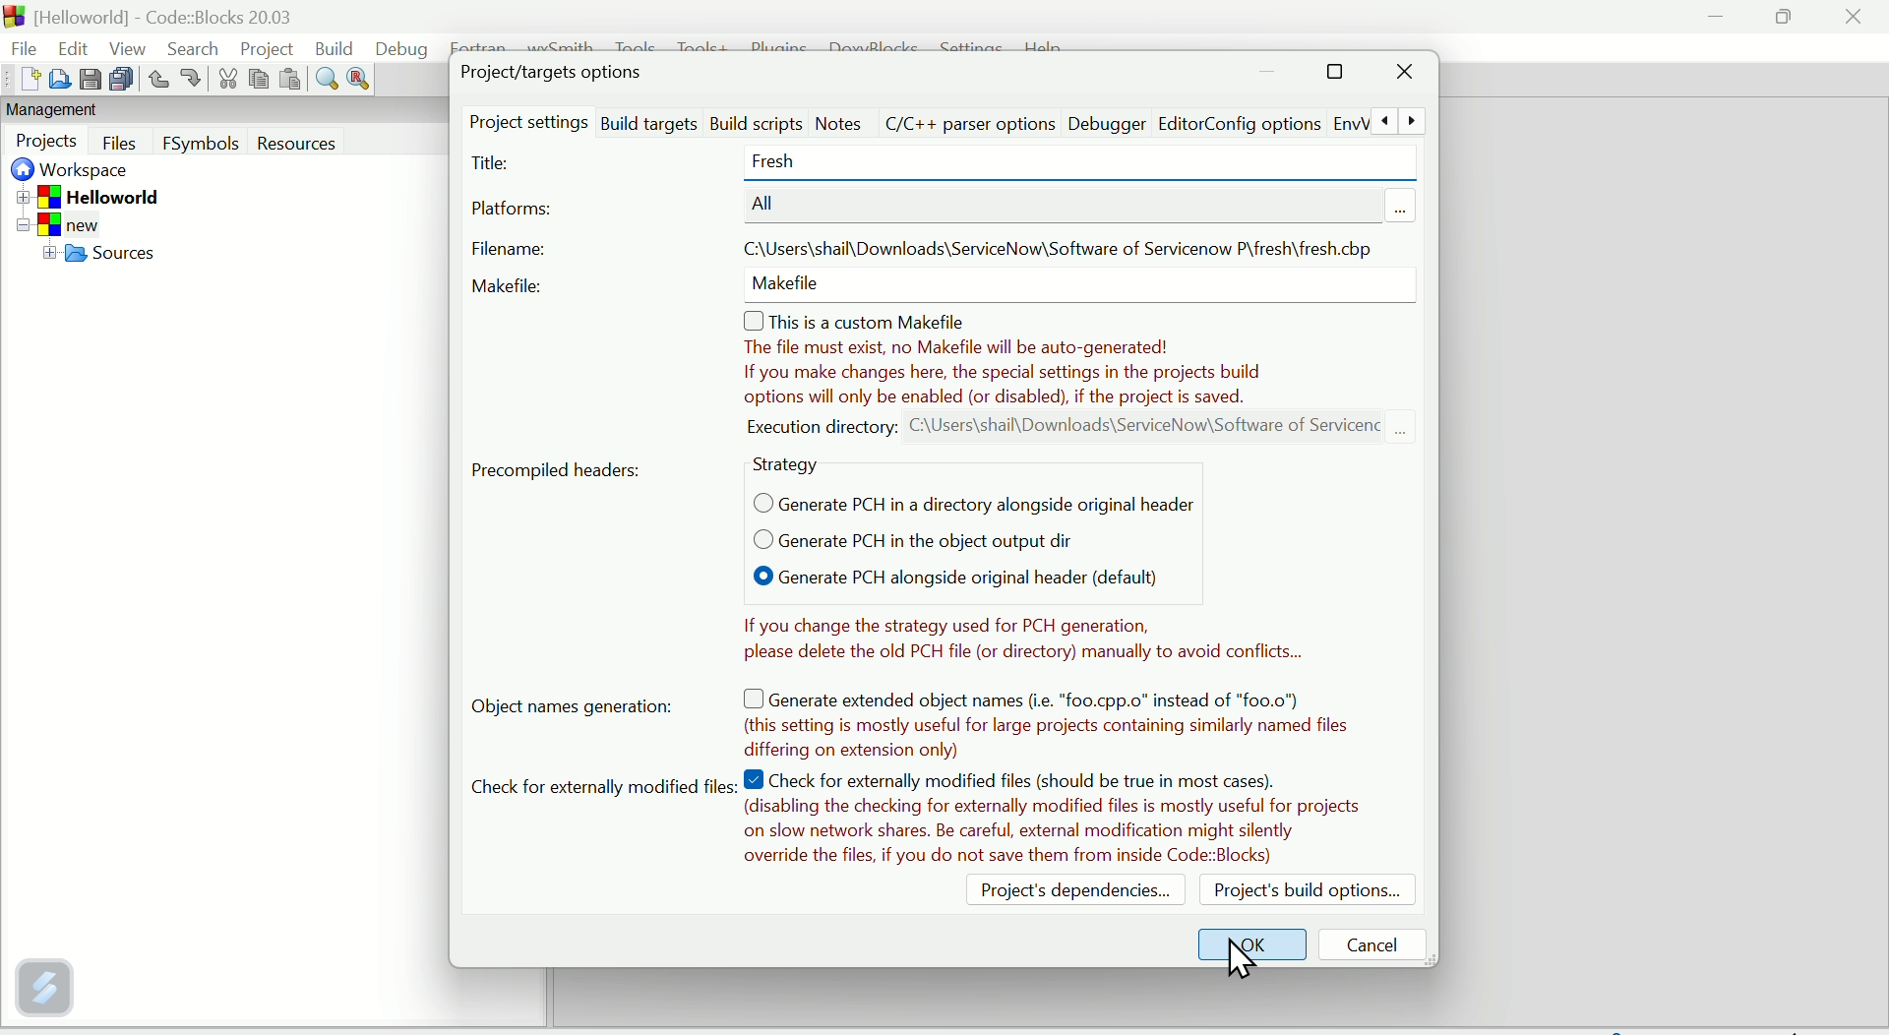 The height and width of the screenshot is (1035, 1889). Describe the element at coordinates (190, 78) in the screenshot. I see `` at that location.